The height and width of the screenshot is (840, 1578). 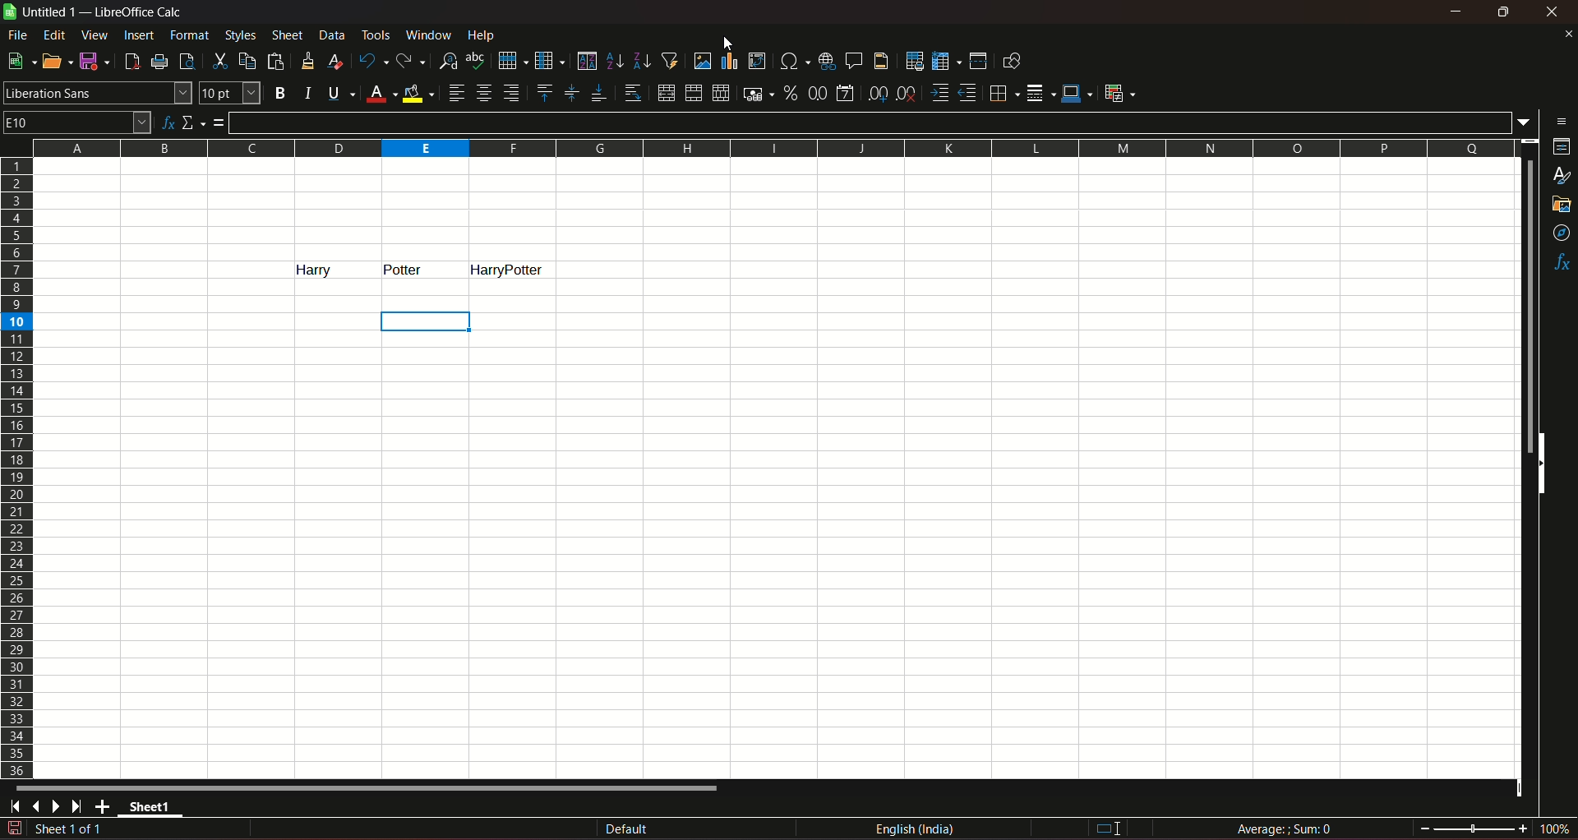 I want to click on columns, so click(x=770, y=145).